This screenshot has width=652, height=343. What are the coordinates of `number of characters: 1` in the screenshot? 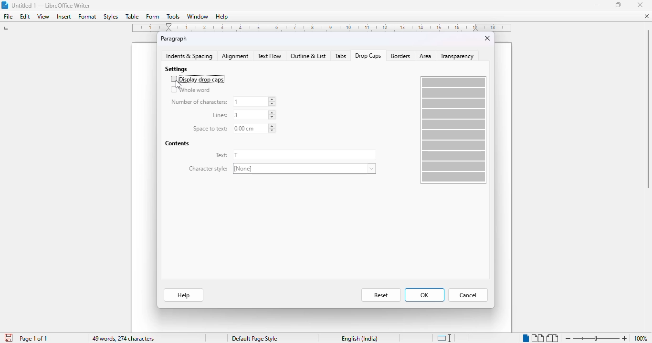 It's located at (222, 101).